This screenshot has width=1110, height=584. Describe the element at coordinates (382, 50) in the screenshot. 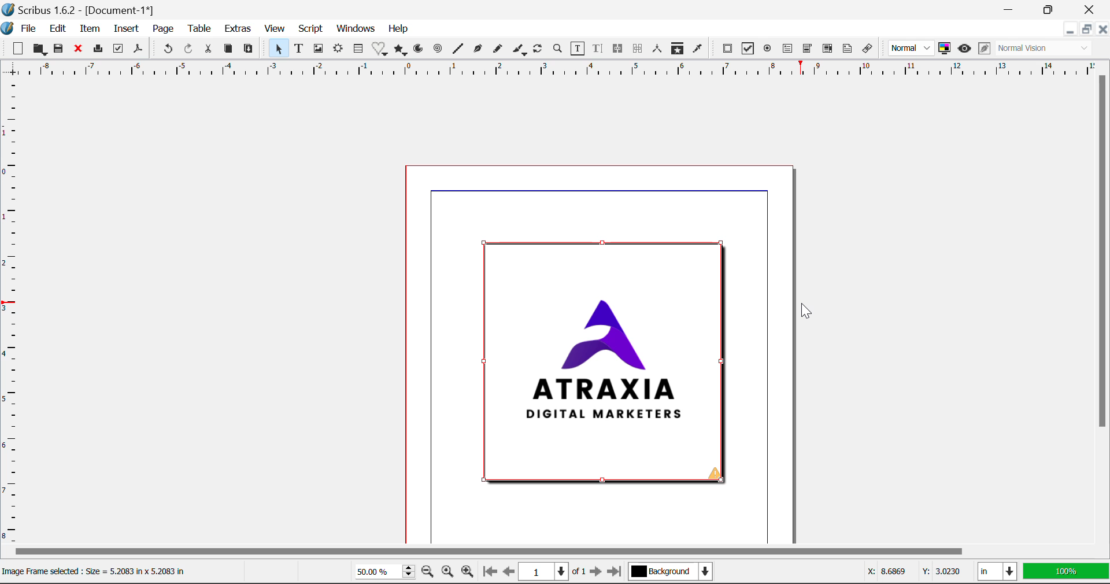

I see `Special Shapes` at that location.